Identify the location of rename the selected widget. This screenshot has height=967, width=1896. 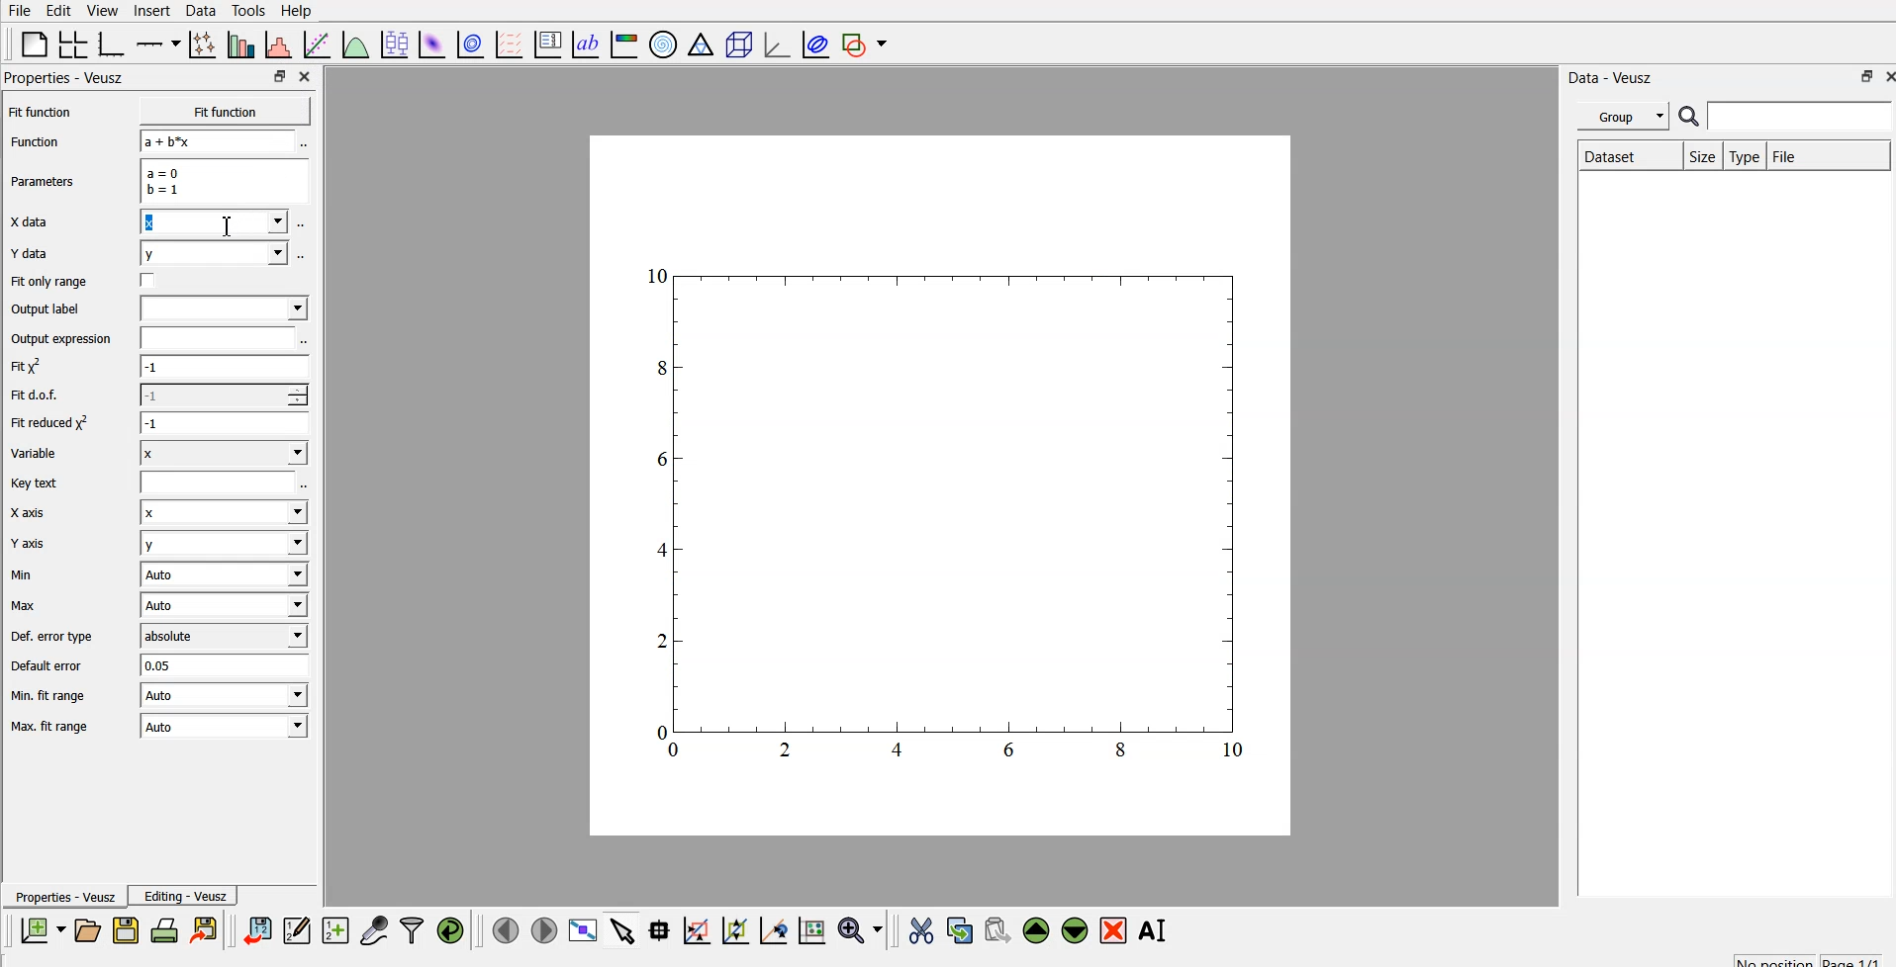
(1158, 929).